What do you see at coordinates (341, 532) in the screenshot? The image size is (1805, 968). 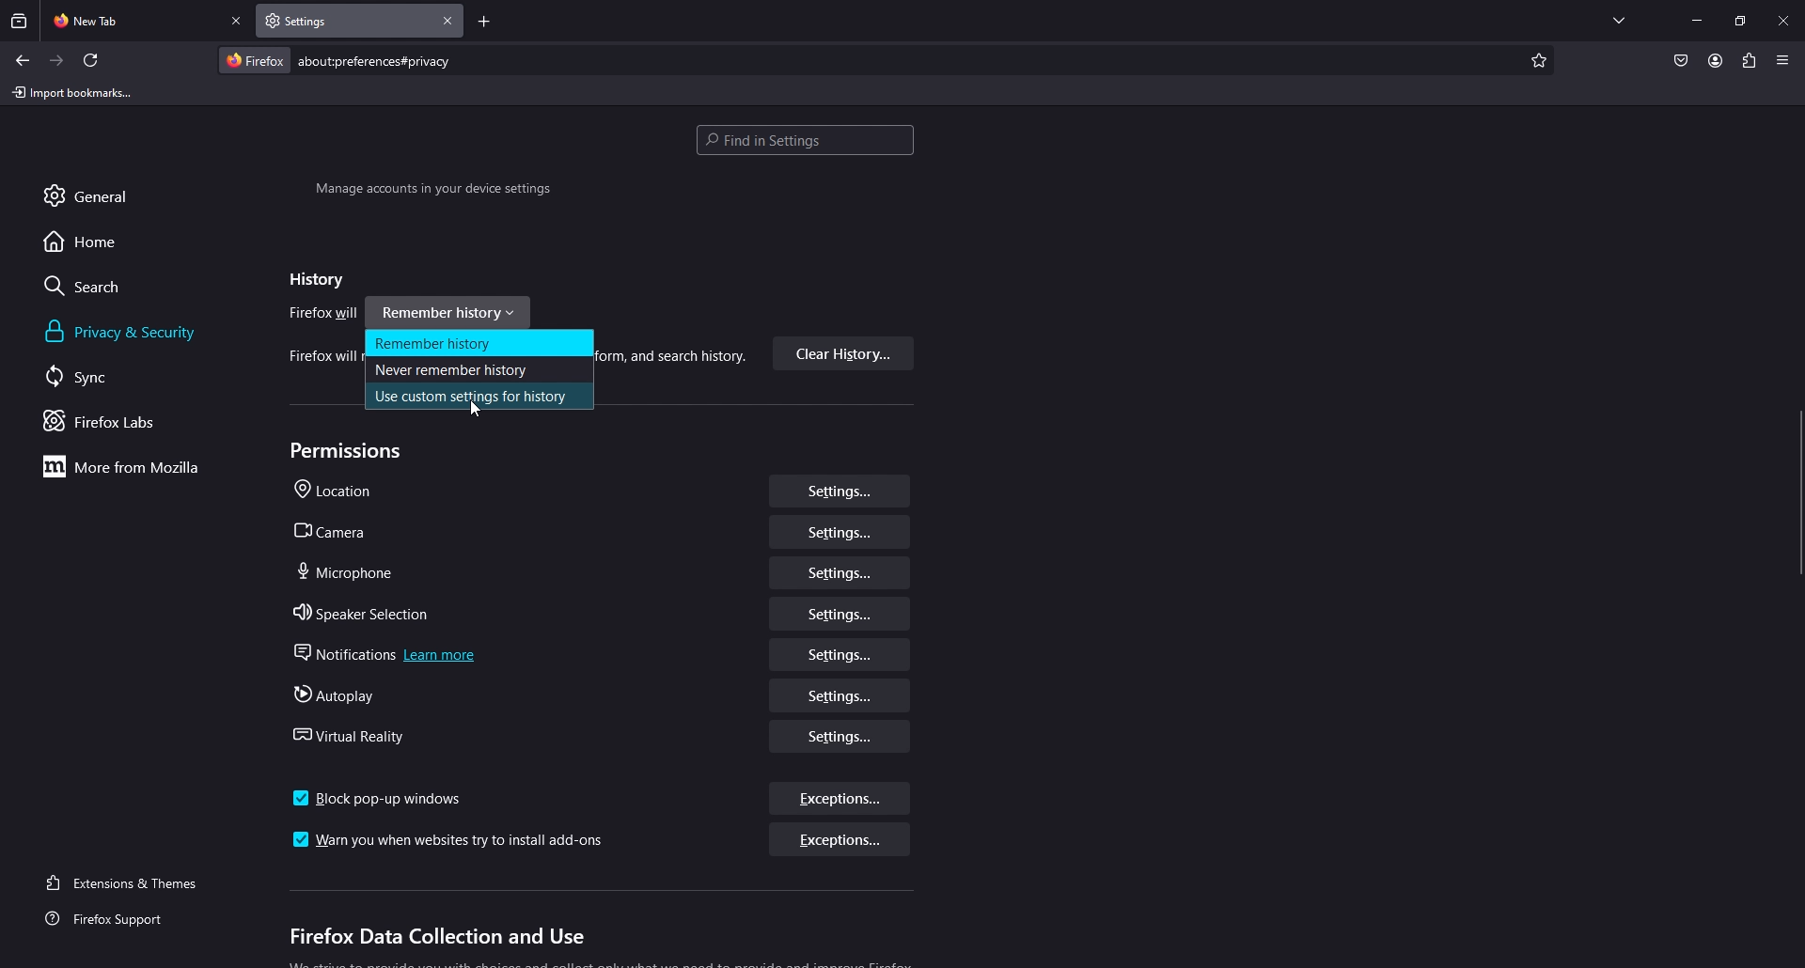 I see `camera` at bounding box center [341, 532].